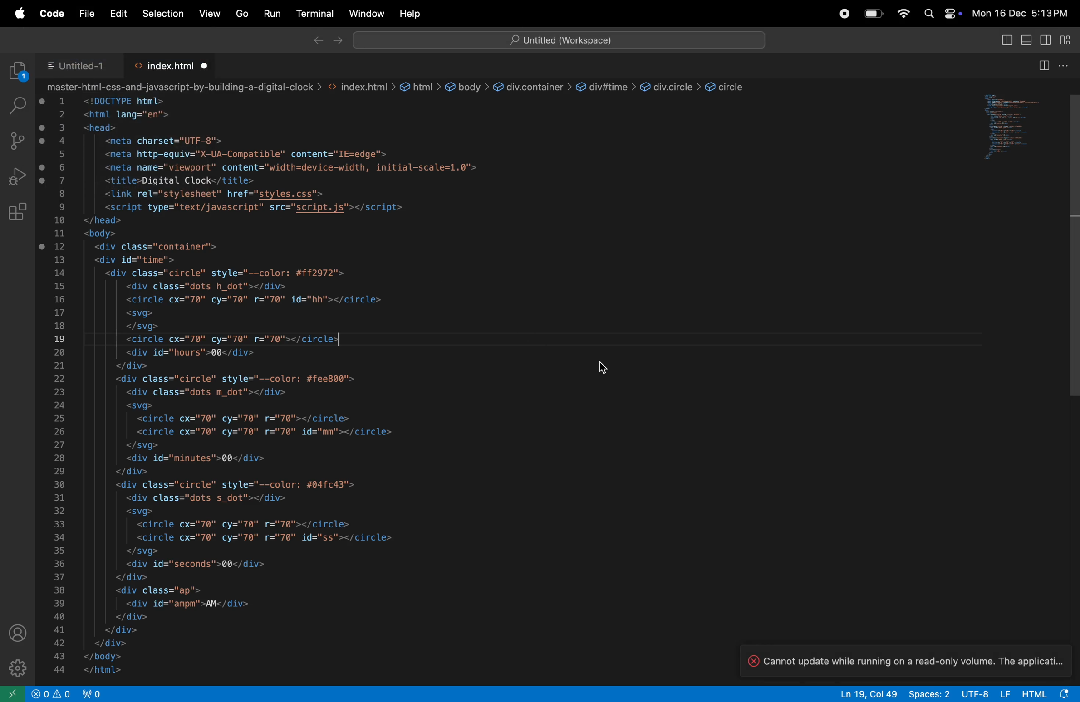  What do you see at coordinates (211, 194) in the screenshot?
I see `<link rel="stylesheet" href="styles.css">` at bounding box center [211, 194].